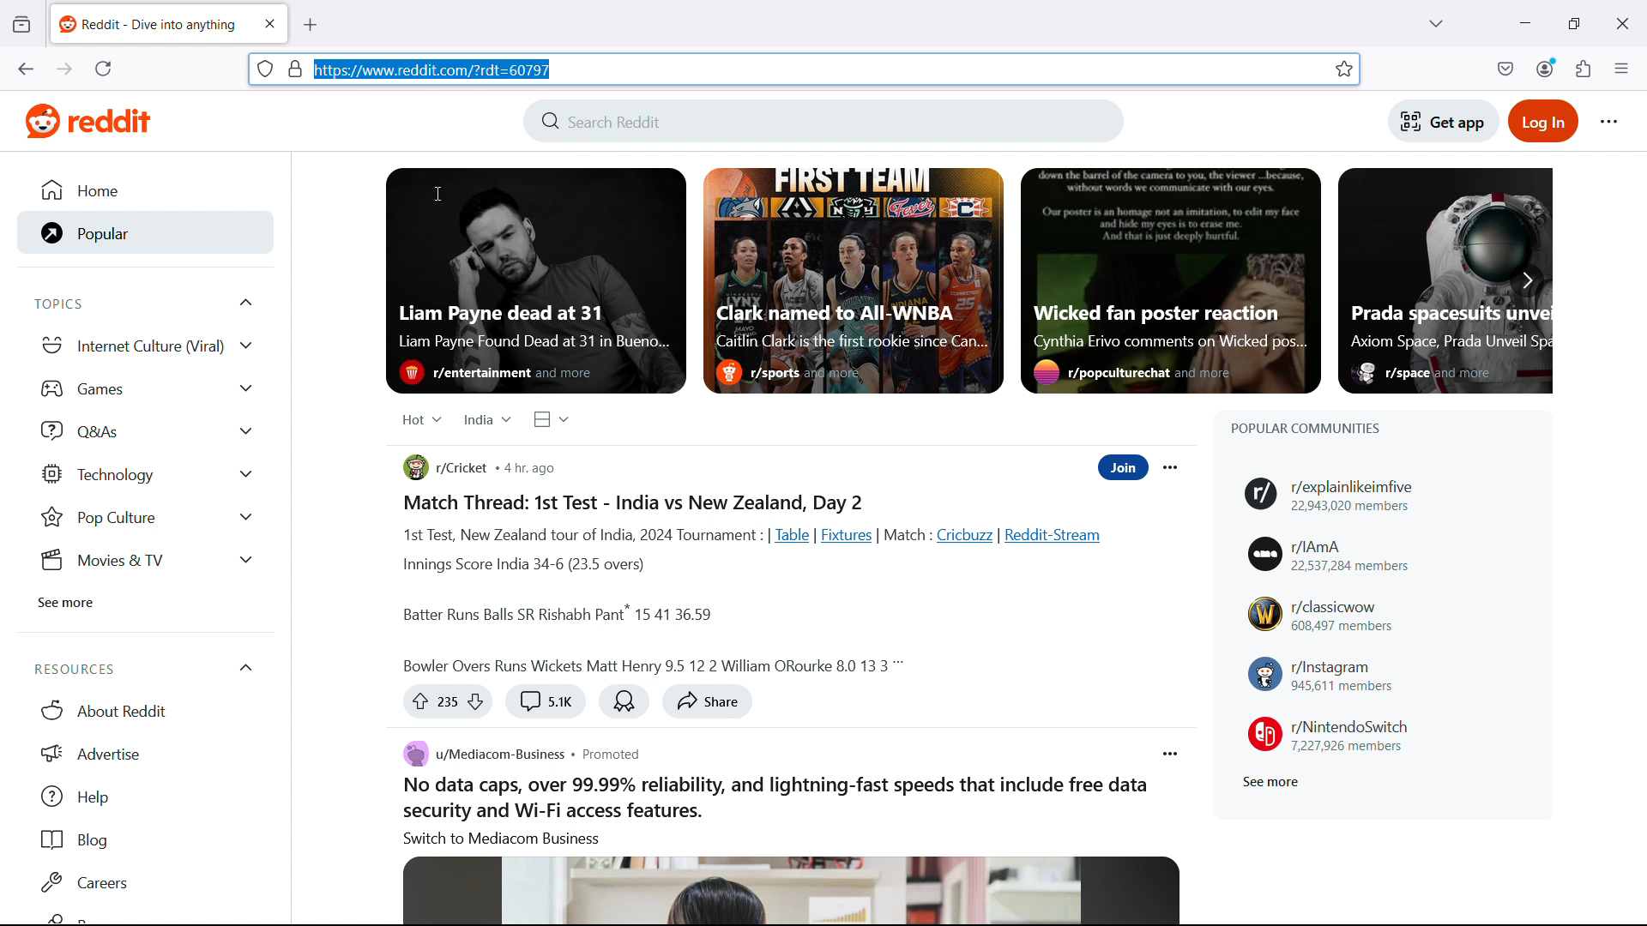 Image resolution: width=1647 pixels, height=926 pixels. I want to click on tab title, so click(148, 24).